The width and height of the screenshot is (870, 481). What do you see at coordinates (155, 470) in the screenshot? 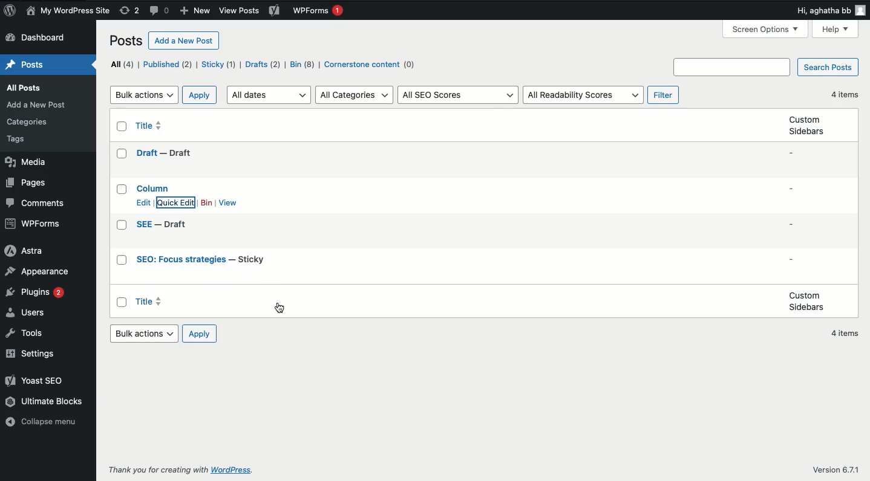
I see `` at bounding box center [155, 470].